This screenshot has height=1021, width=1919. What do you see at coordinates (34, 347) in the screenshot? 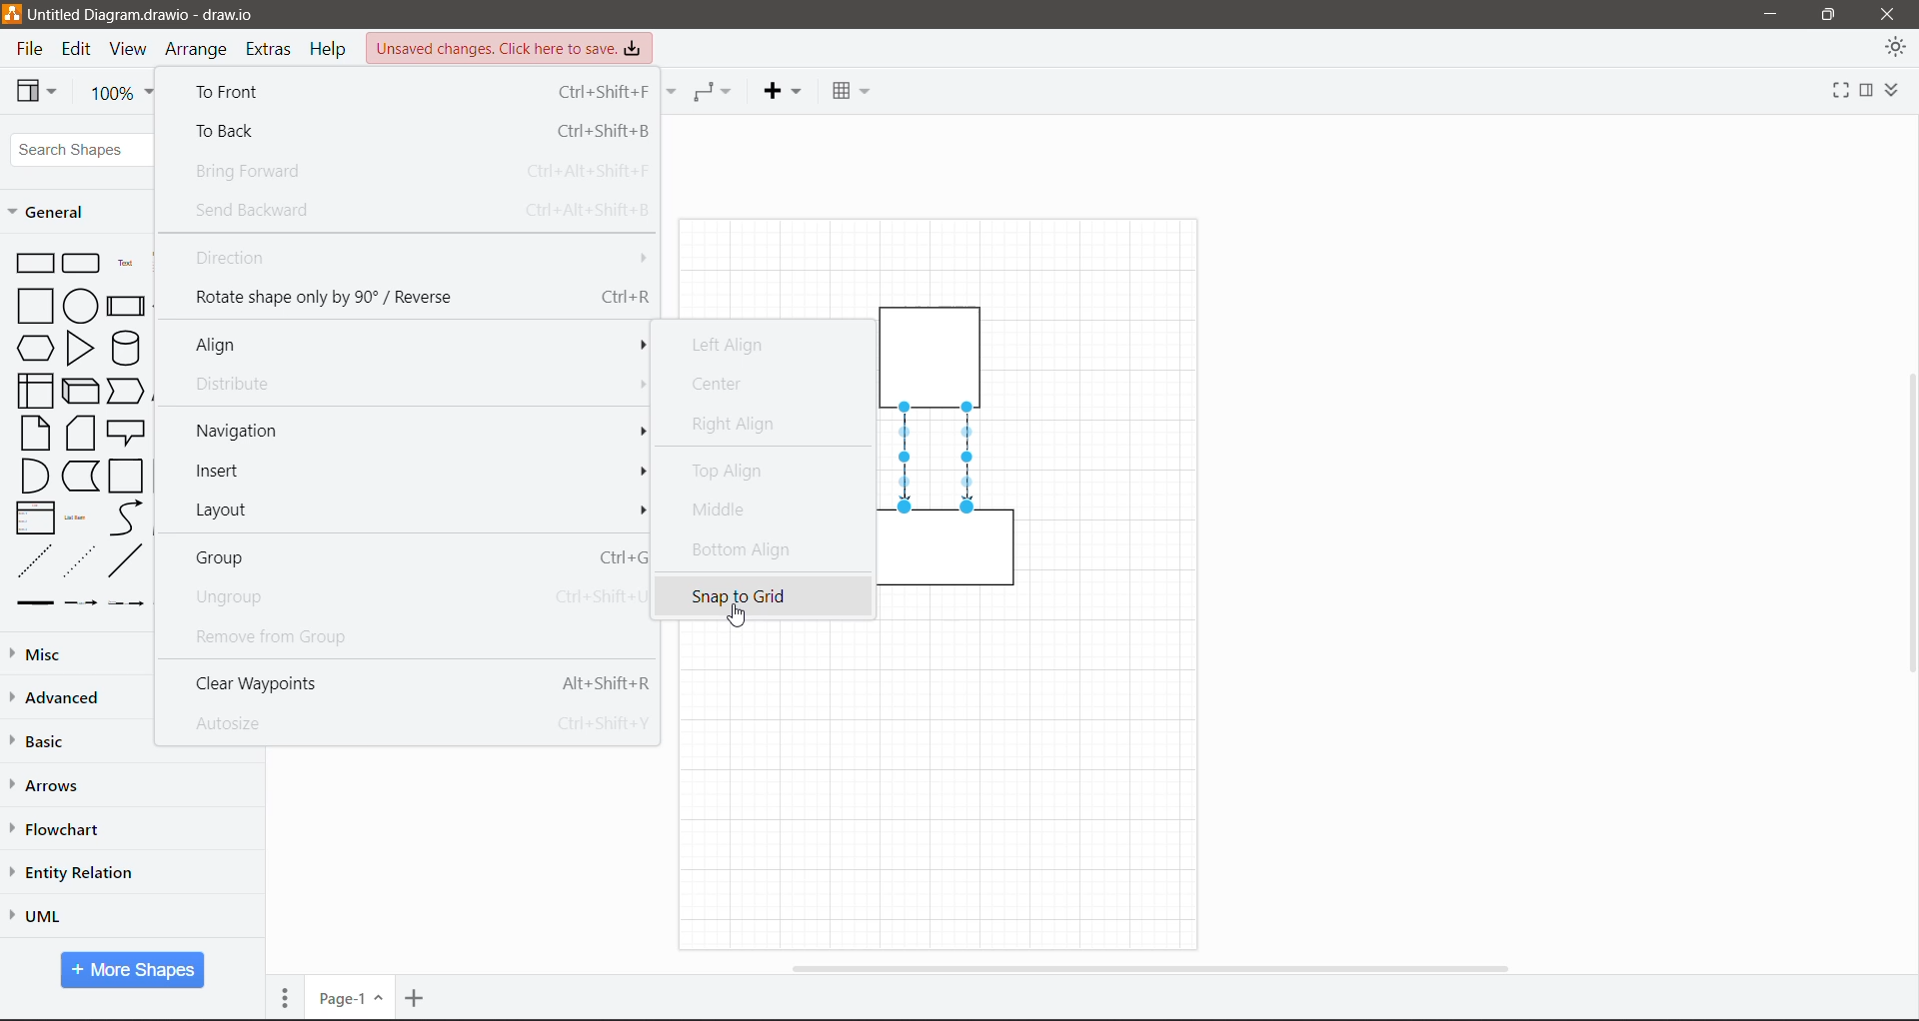
I see `Hexagon` at bounding box center [34, 347].